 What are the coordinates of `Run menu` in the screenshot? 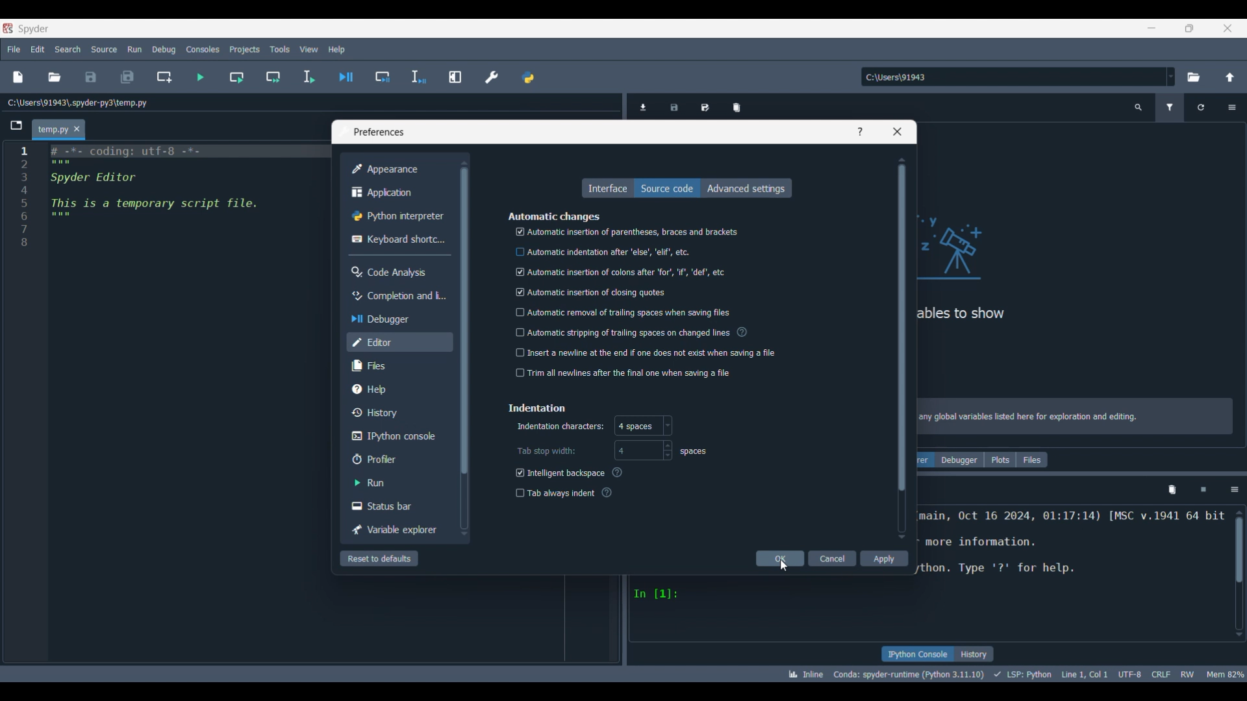 It's located at (135, 49).